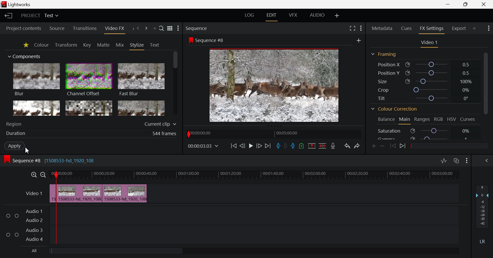  What do you see at coordinates (273, 133) in the screenshot?
I see `Project Timeline Navigator` at bounding box center [273, 133].